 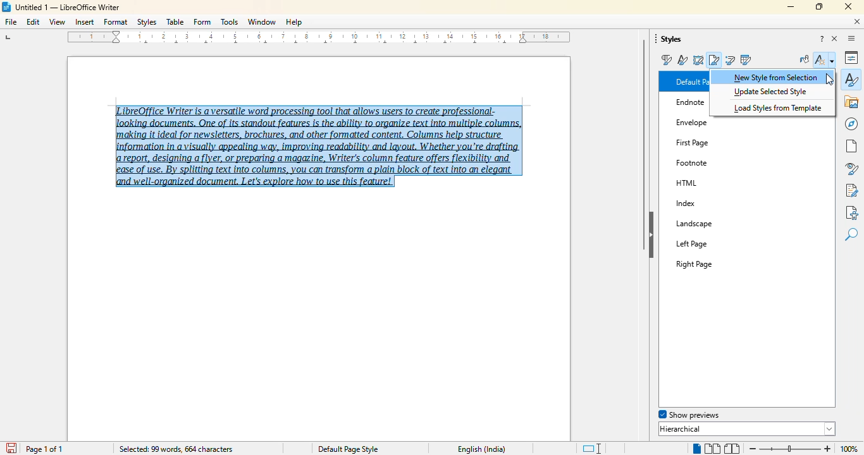 I want to click on manage changes, so click(x=851, y=190).